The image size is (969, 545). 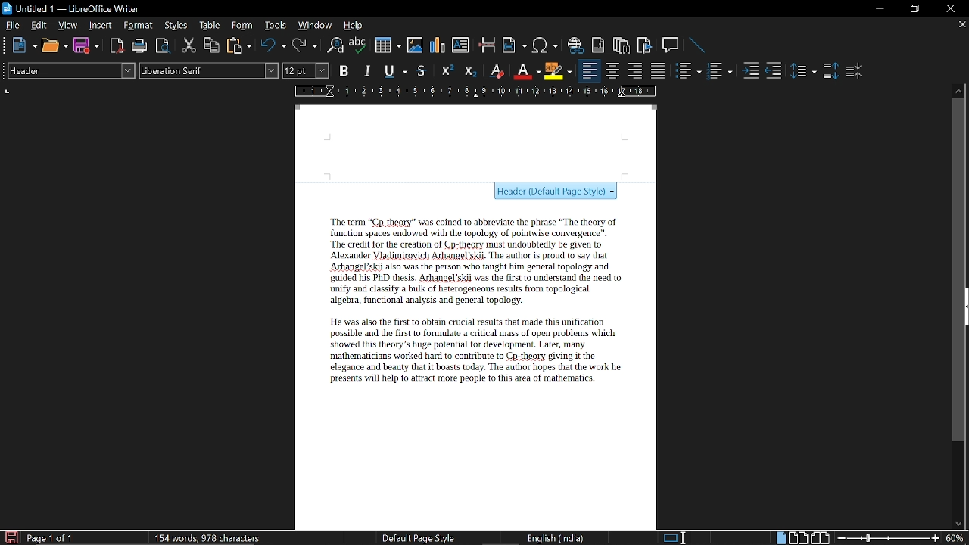 I want to click on view, so click(x=68, y=25).